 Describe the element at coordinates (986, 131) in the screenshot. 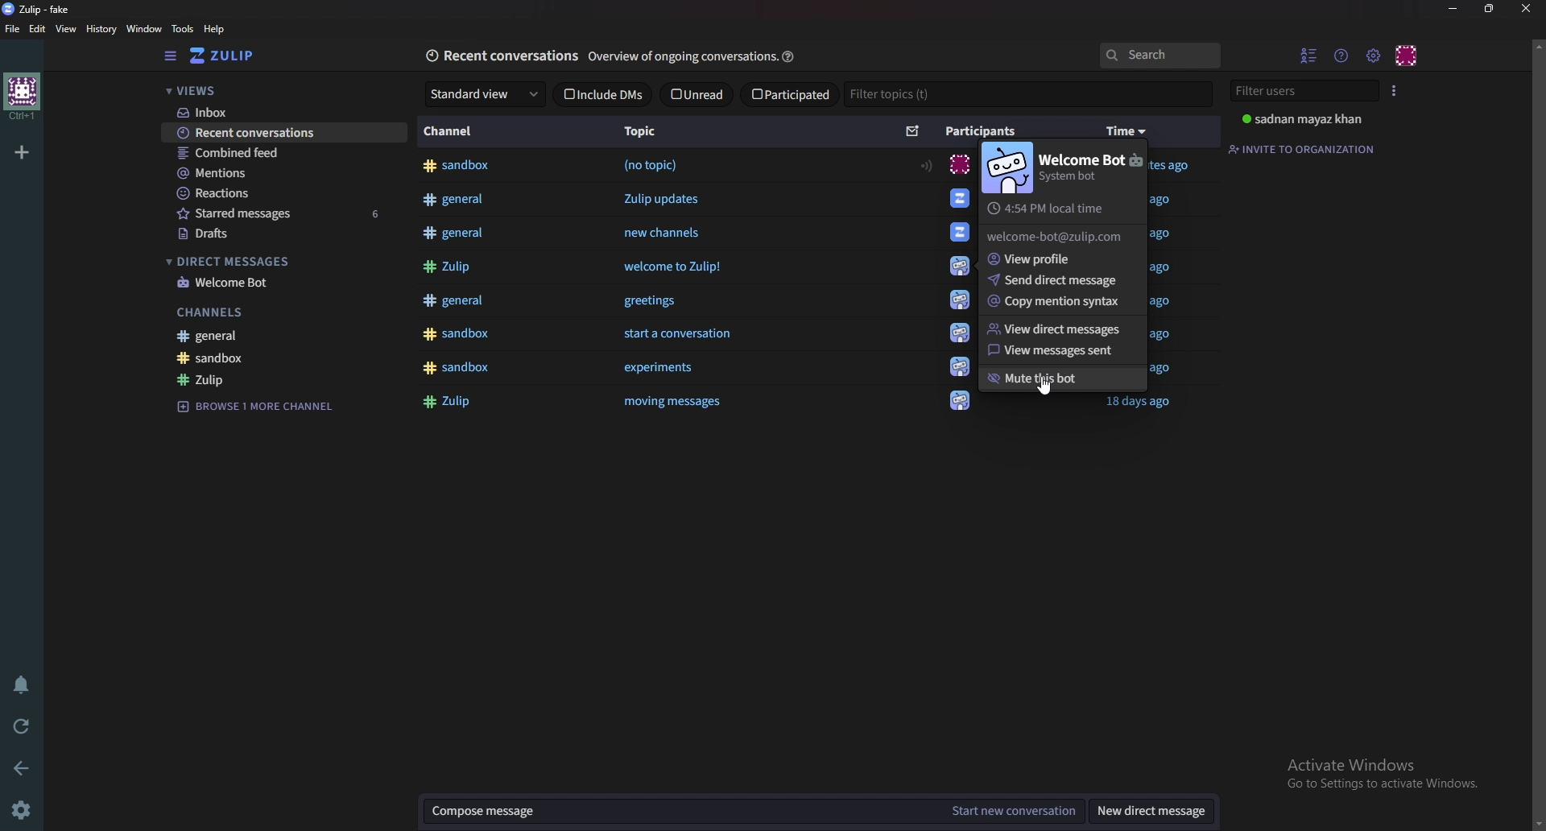

I see `Participants` at that location.